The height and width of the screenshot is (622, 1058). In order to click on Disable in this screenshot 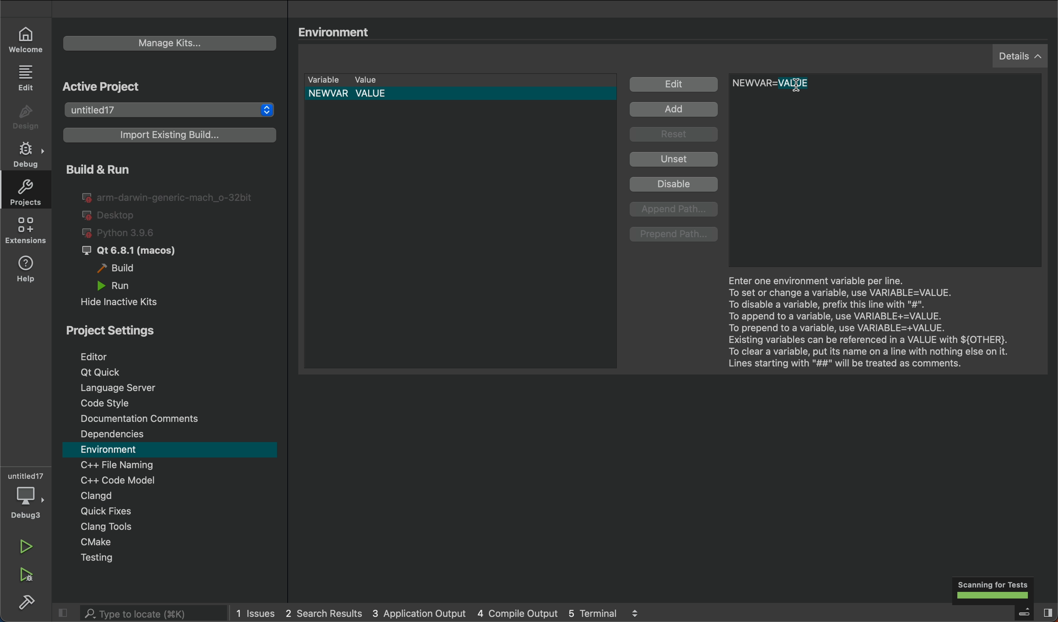, I will do `click(676, 186)`.